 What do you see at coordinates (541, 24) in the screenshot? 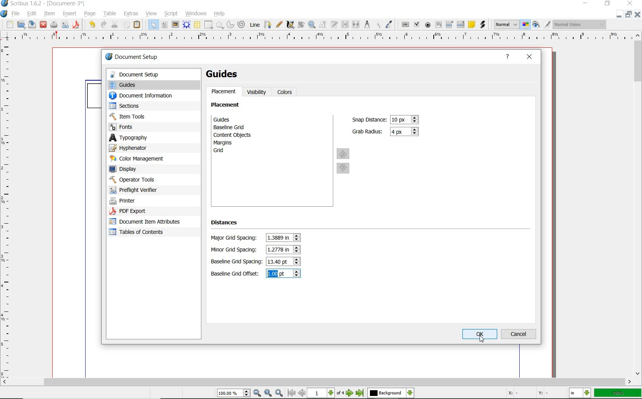
I see `preview mode` at bounding box center [541, 24].